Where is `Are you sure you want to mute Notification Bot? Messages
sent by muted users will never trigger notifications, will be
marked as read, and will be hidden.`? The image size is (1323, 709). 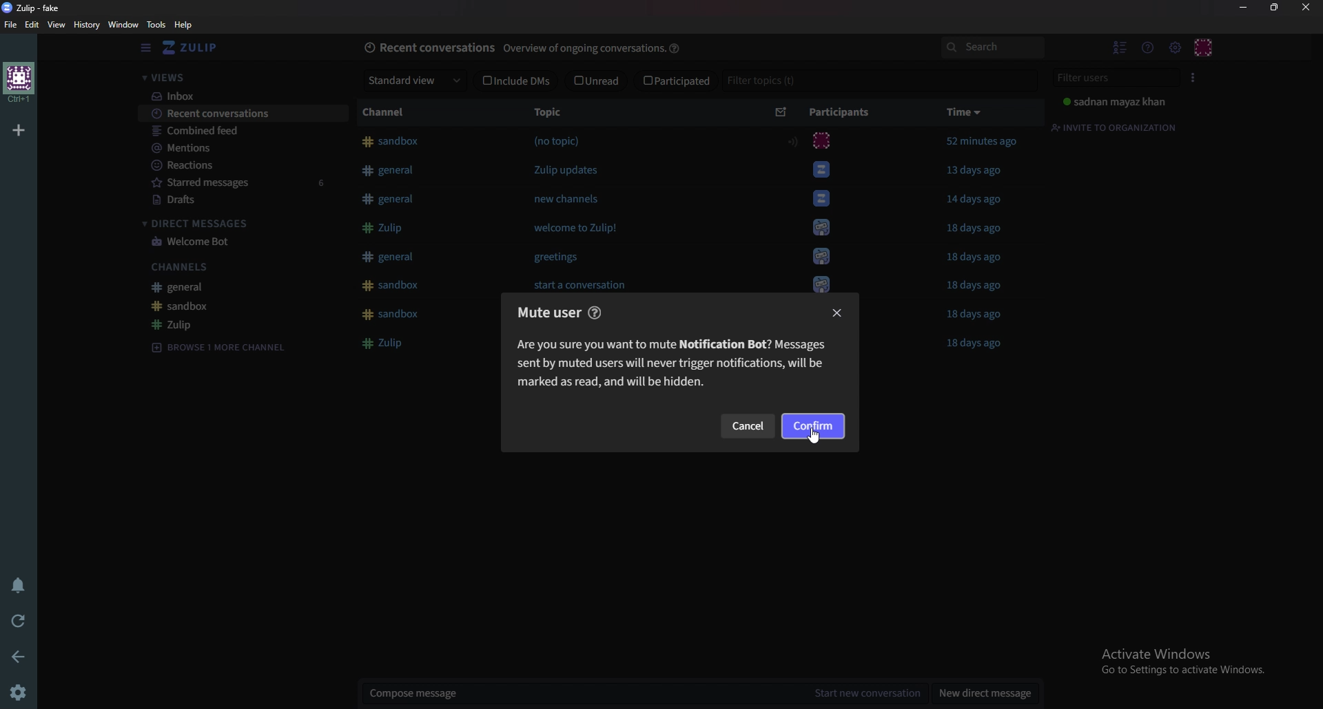
Are you sure you want to mute Notification Bot? Messages
sent by muted users will never trigger notifications, will be
marked as read, and will be hidden. is located at coordinates (679, 366).